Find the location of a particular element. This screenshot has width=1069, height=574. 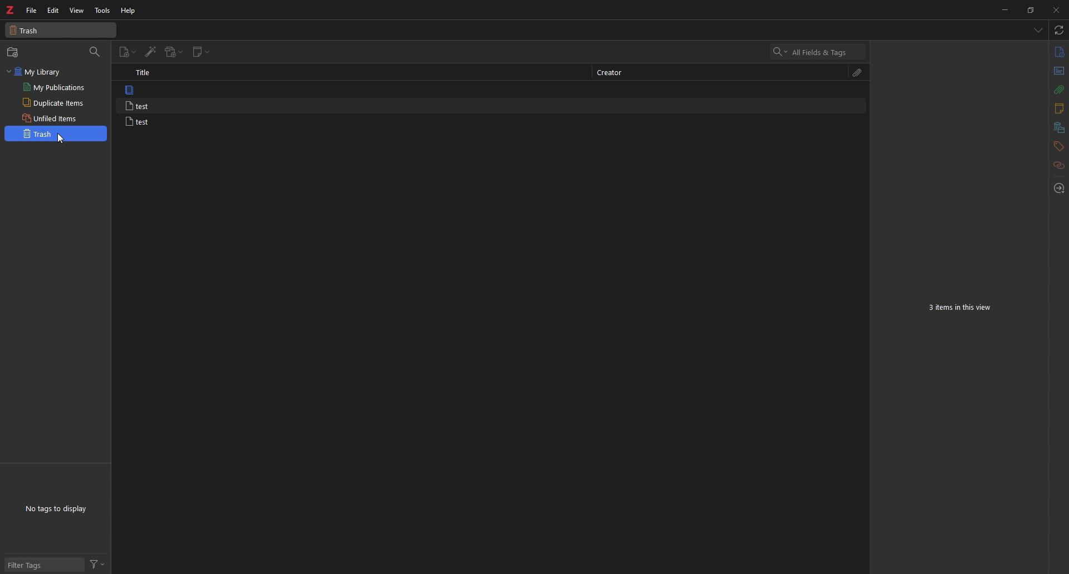

resize is located at coordinates (1029, 10).